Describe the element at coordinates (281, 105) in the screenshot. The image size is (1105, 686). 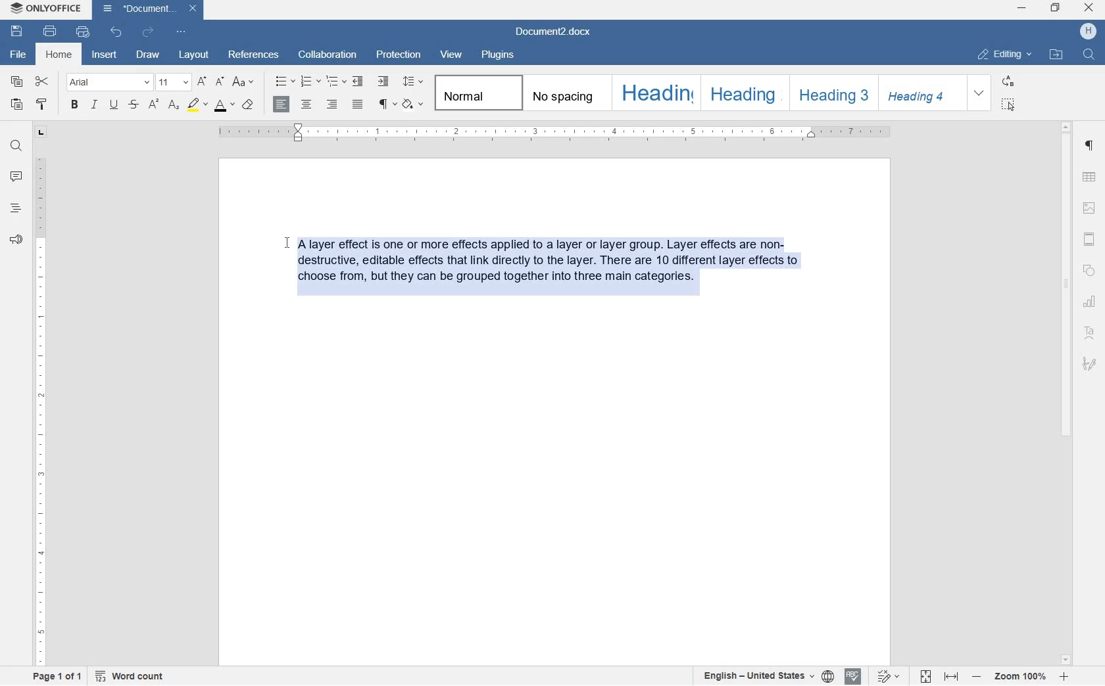
I see `align right` at that location.